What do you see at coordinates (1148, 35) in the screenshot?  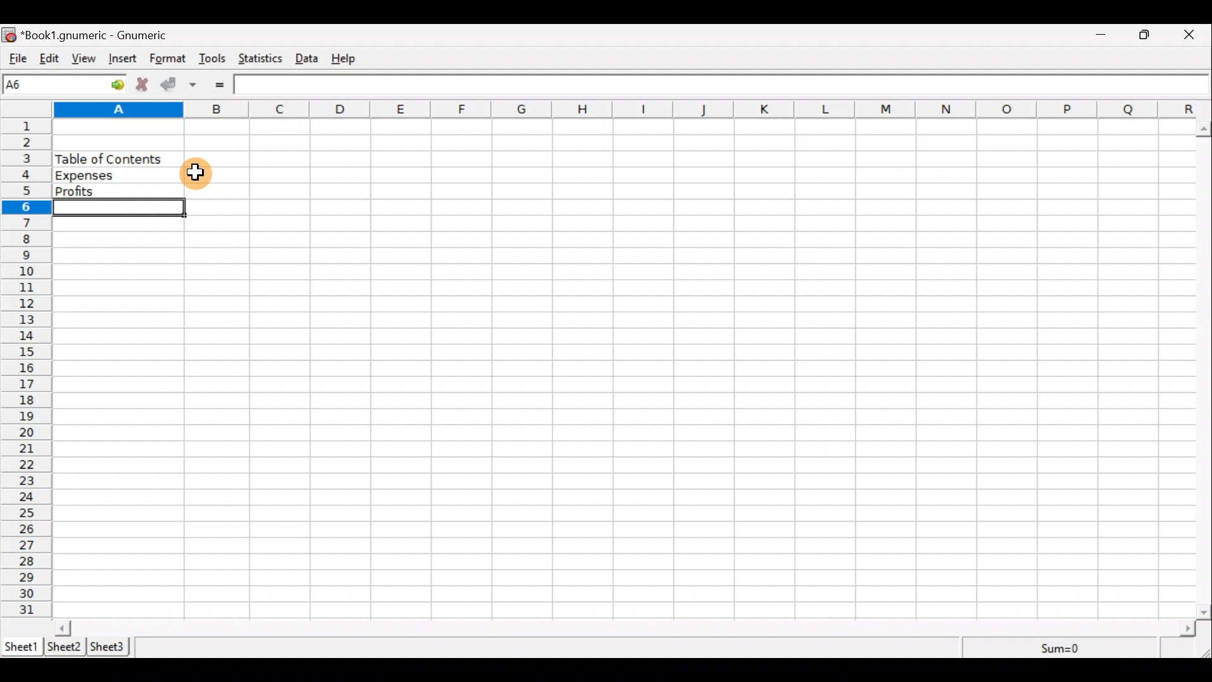 I see `Maximize/Minimize` at bounding box center [1148, 35].